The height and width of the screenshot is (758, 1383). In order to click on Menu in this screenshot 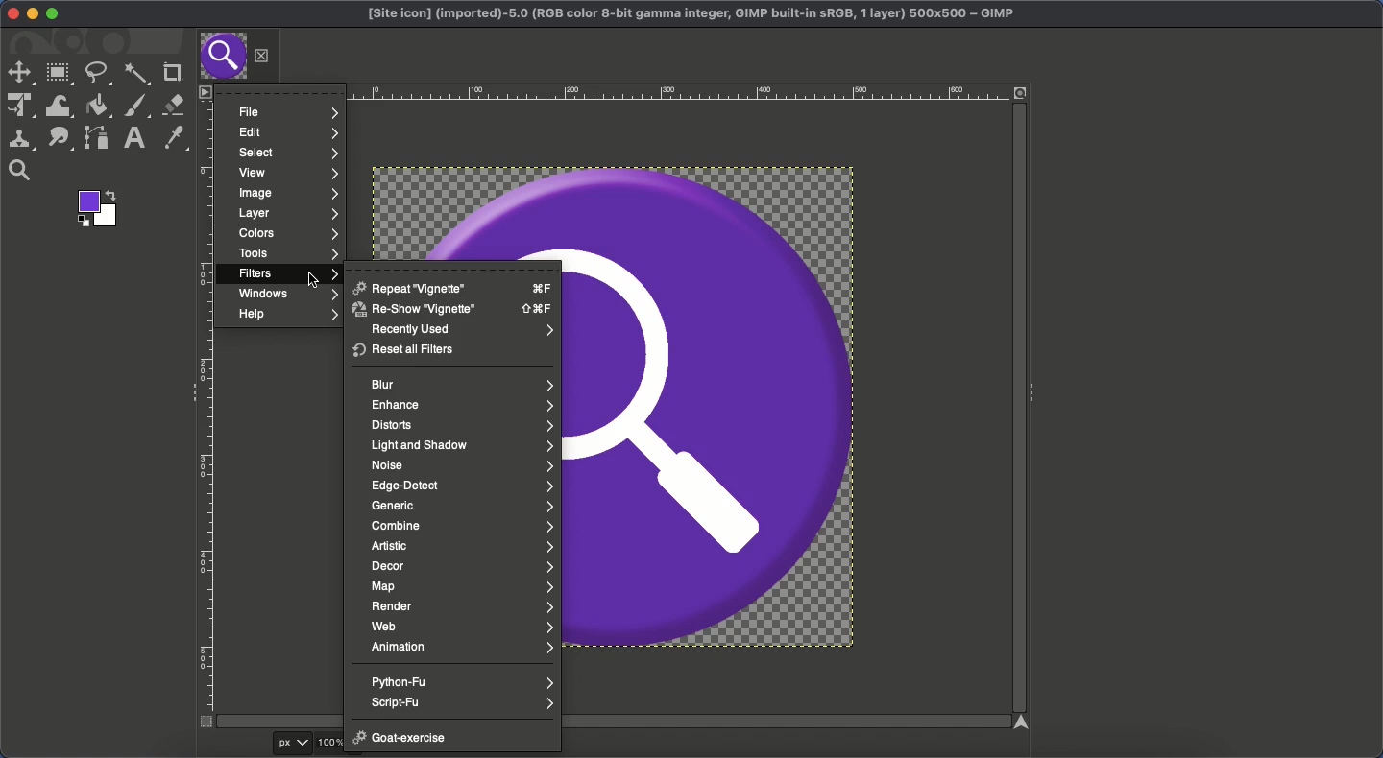, I will do `click(204, 91)`.